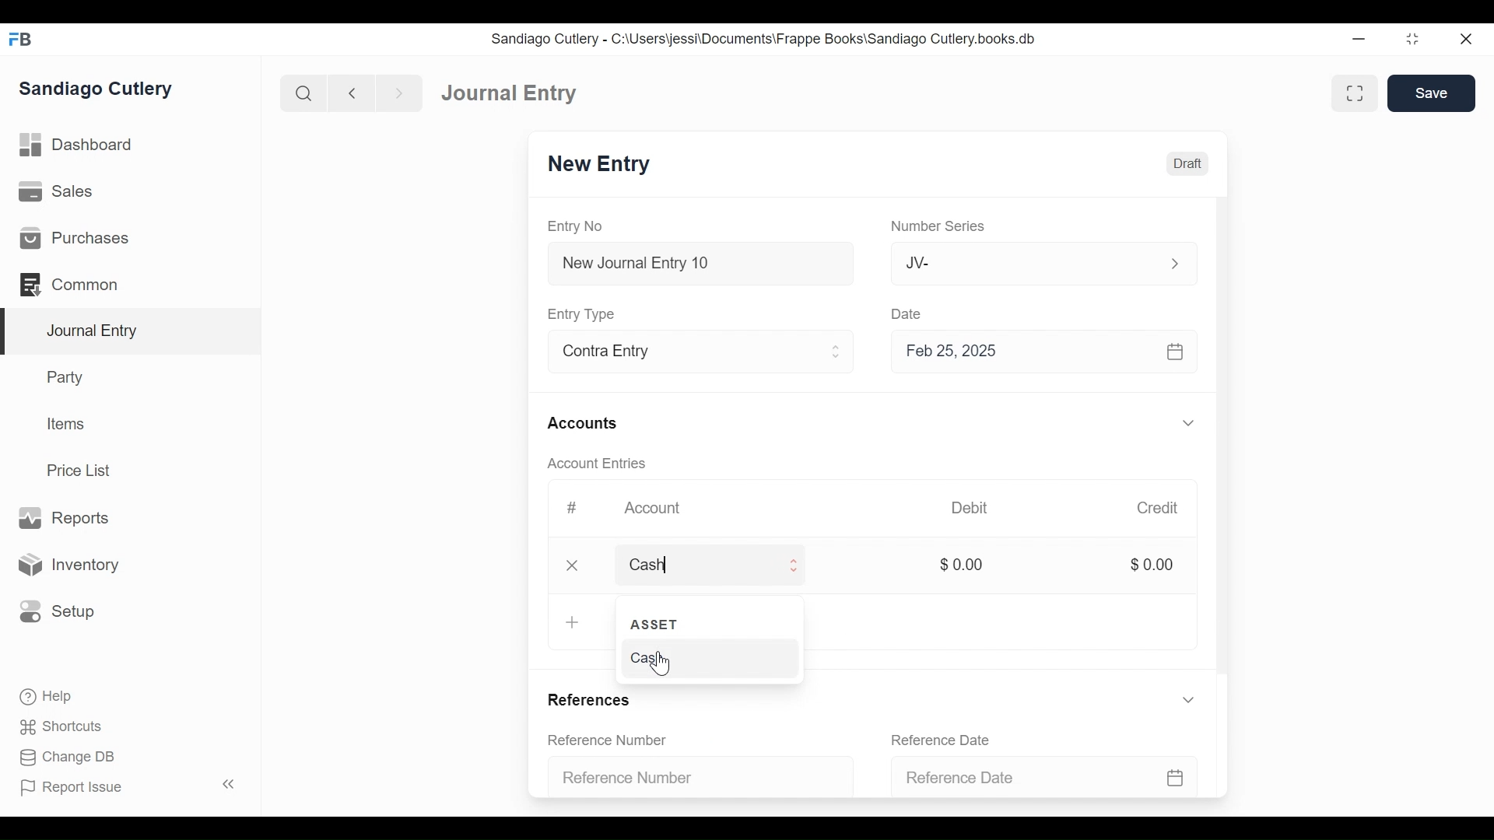 This screenshot has width=1494, height=840. Describe the element at coordinates (909, 313) in the screenshot. I see `Date` at that location.